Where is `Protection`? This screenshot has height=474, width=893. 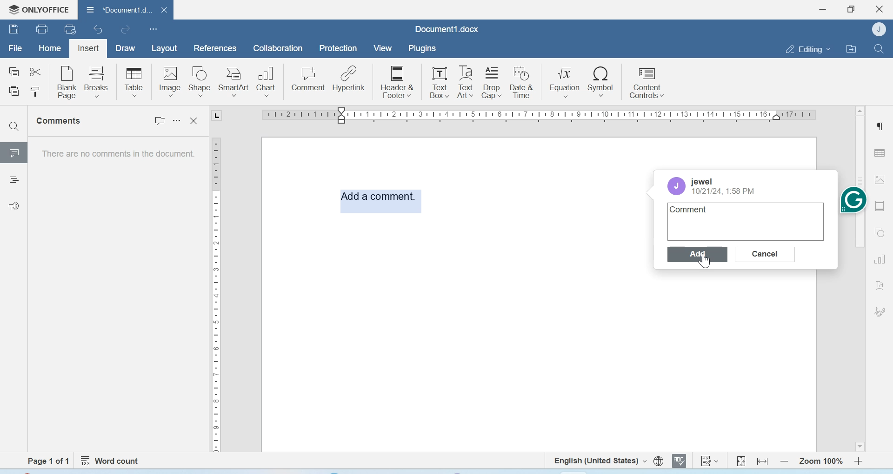
Protection is located at coordinates (338, 49).